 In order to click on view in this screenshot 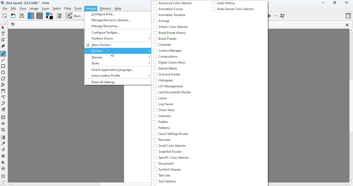, I will do `click(23, 9)`.